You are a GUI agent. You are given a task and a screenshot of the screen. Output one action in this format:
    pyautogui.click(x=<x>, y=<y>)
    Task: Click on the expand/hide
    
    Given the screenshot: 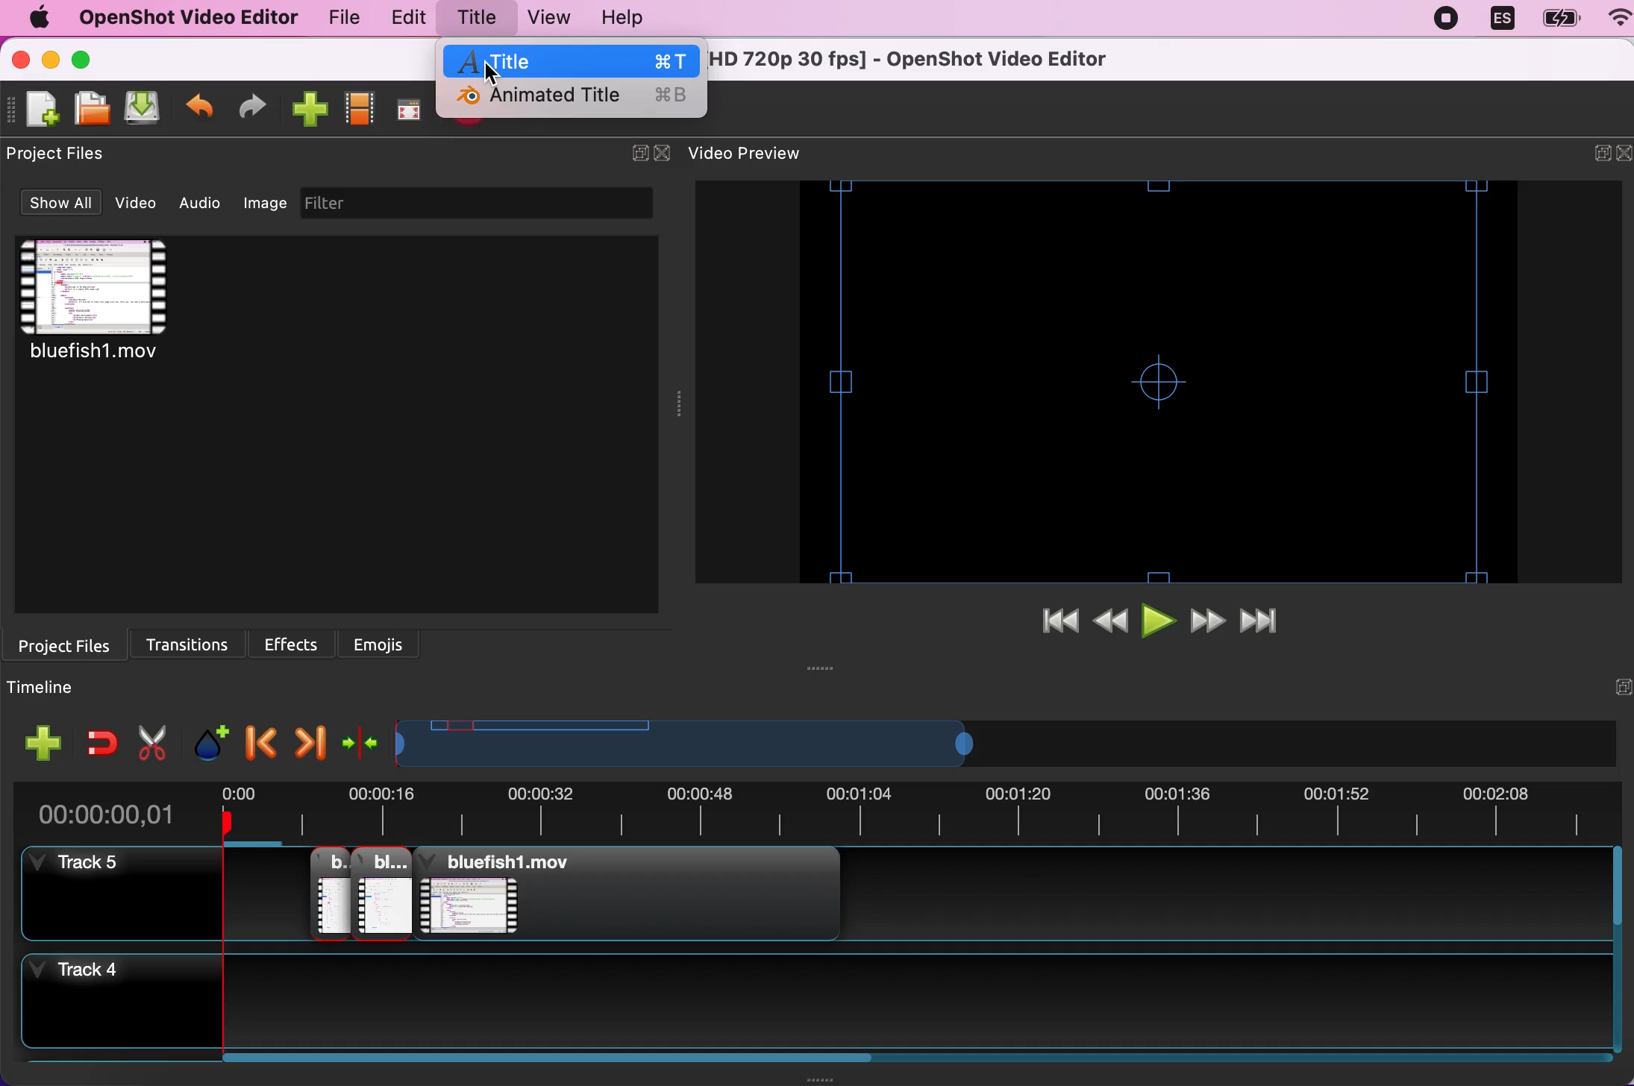 What is the action you would take?
    pyautogui.click(x=1591, y=156)
    